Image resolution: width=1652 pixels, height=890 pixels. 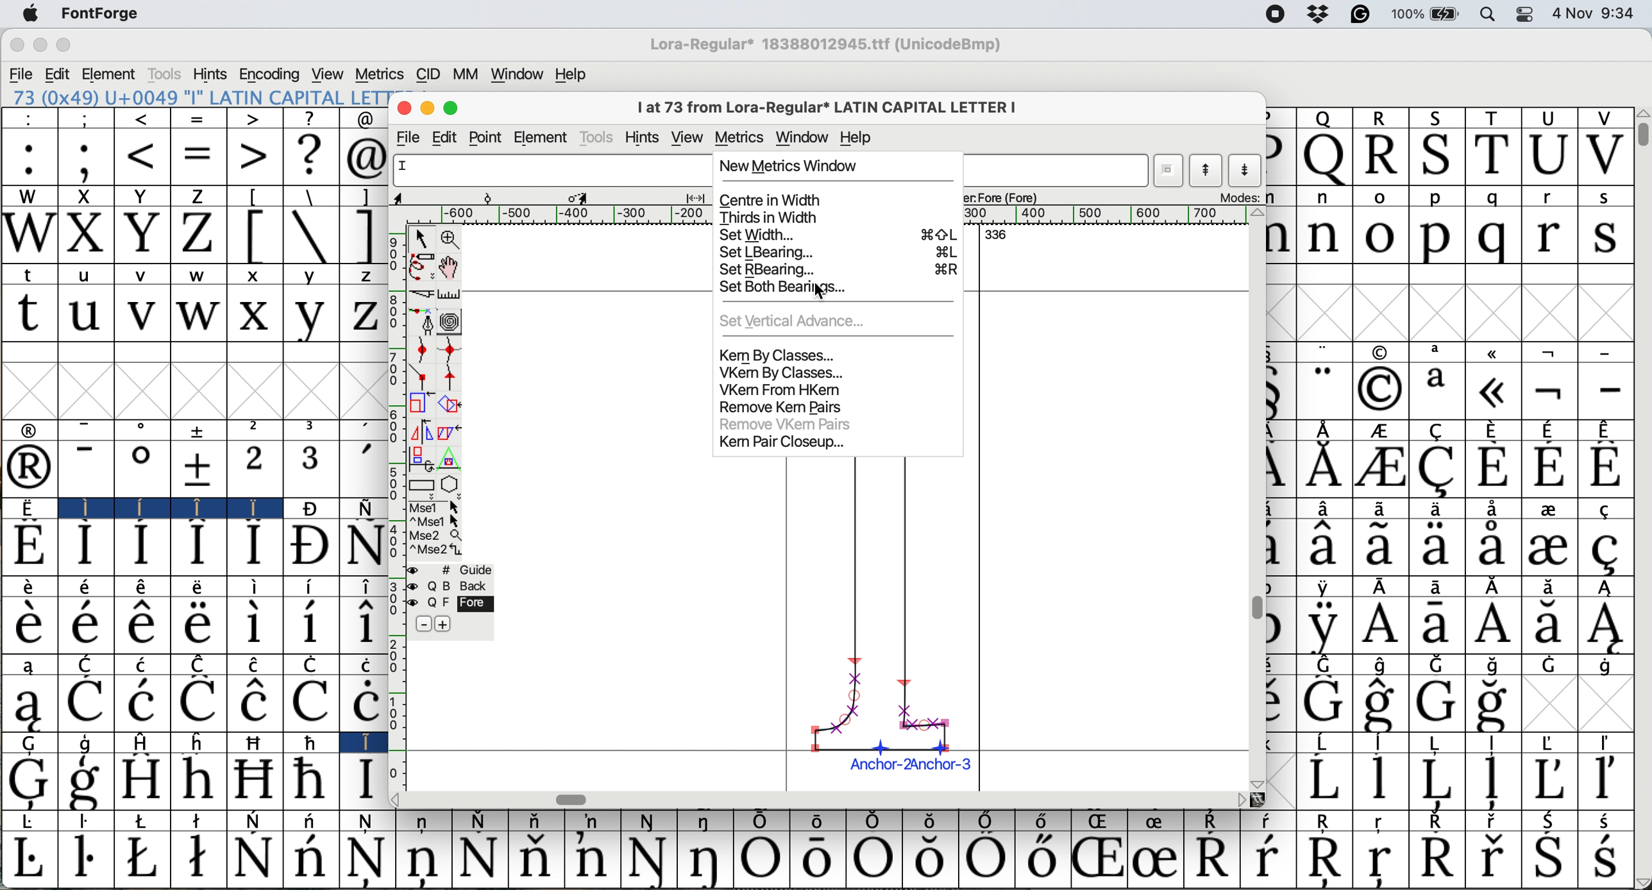 I want to click on symbol, so click(x=201, y=430).